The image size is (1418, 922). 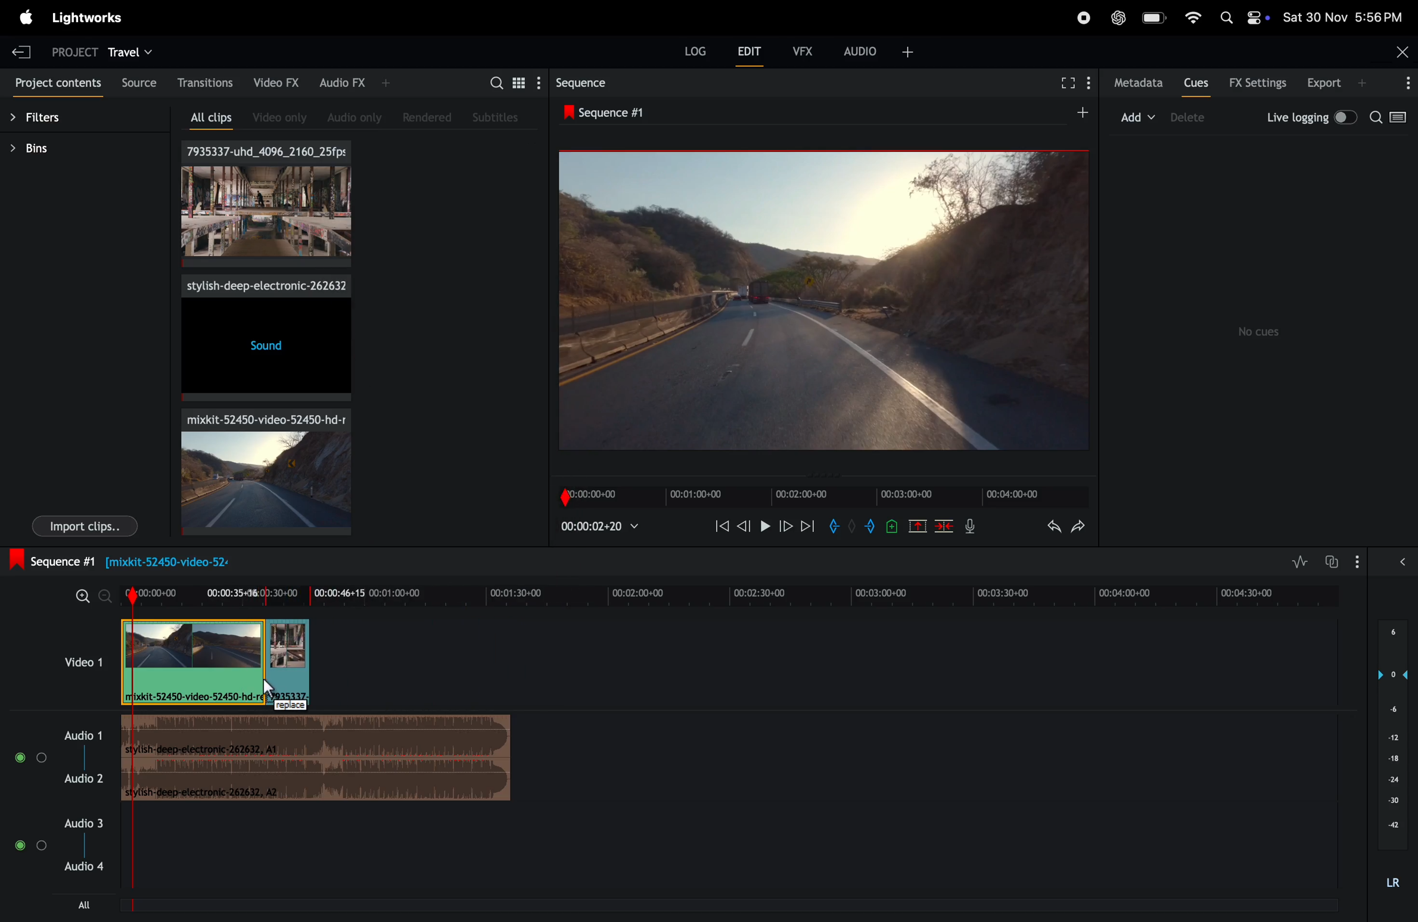 What do you see at coordinates (1243, 18) in the screenshot?
I see `apple widgets` at bounding box center [1243, 18].